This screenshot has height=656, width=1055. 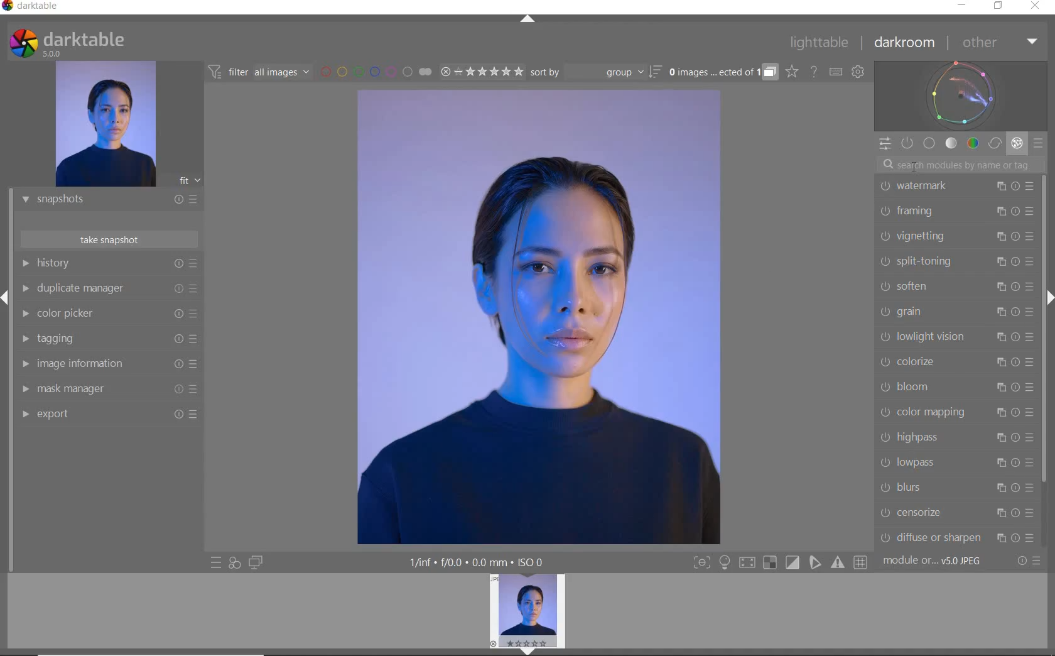 I want to click on Button, so click(x=725, y=564).